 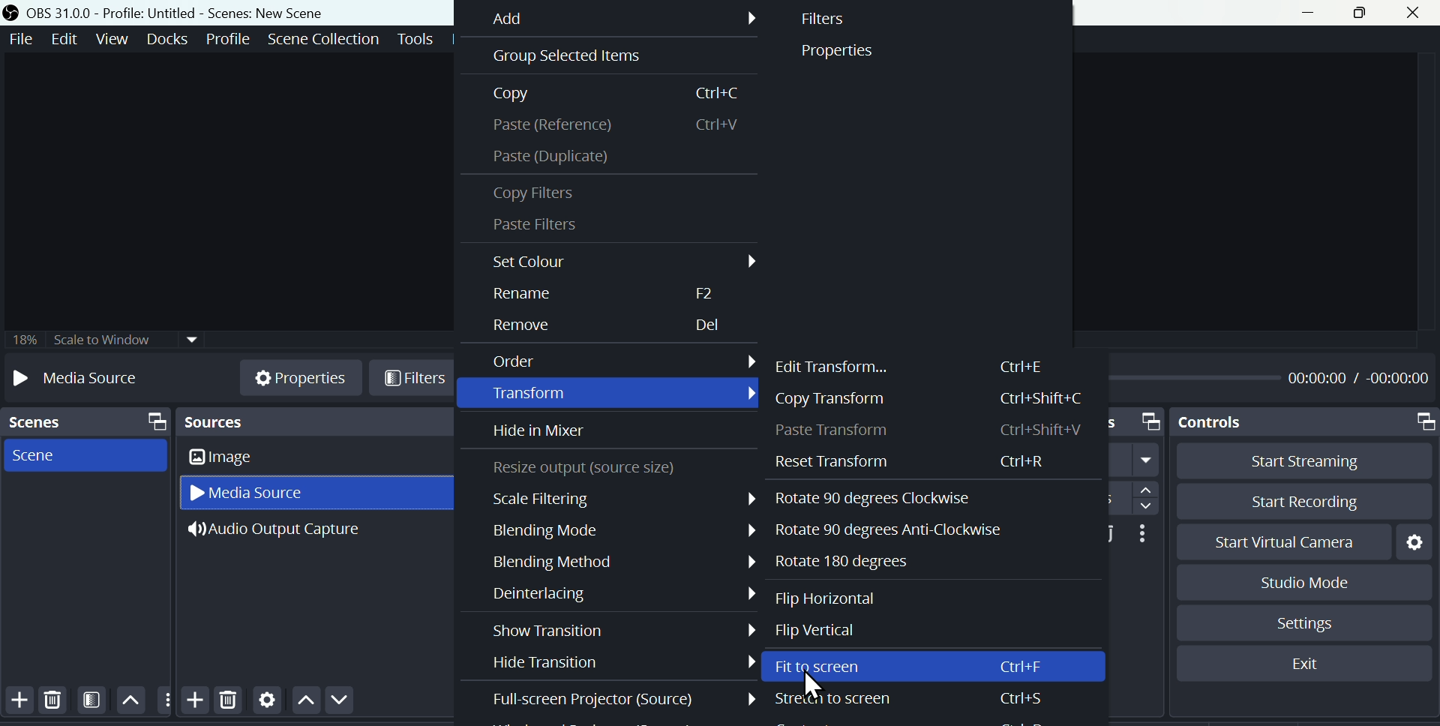 I want to click on Remove, so click(x=603, y=328).